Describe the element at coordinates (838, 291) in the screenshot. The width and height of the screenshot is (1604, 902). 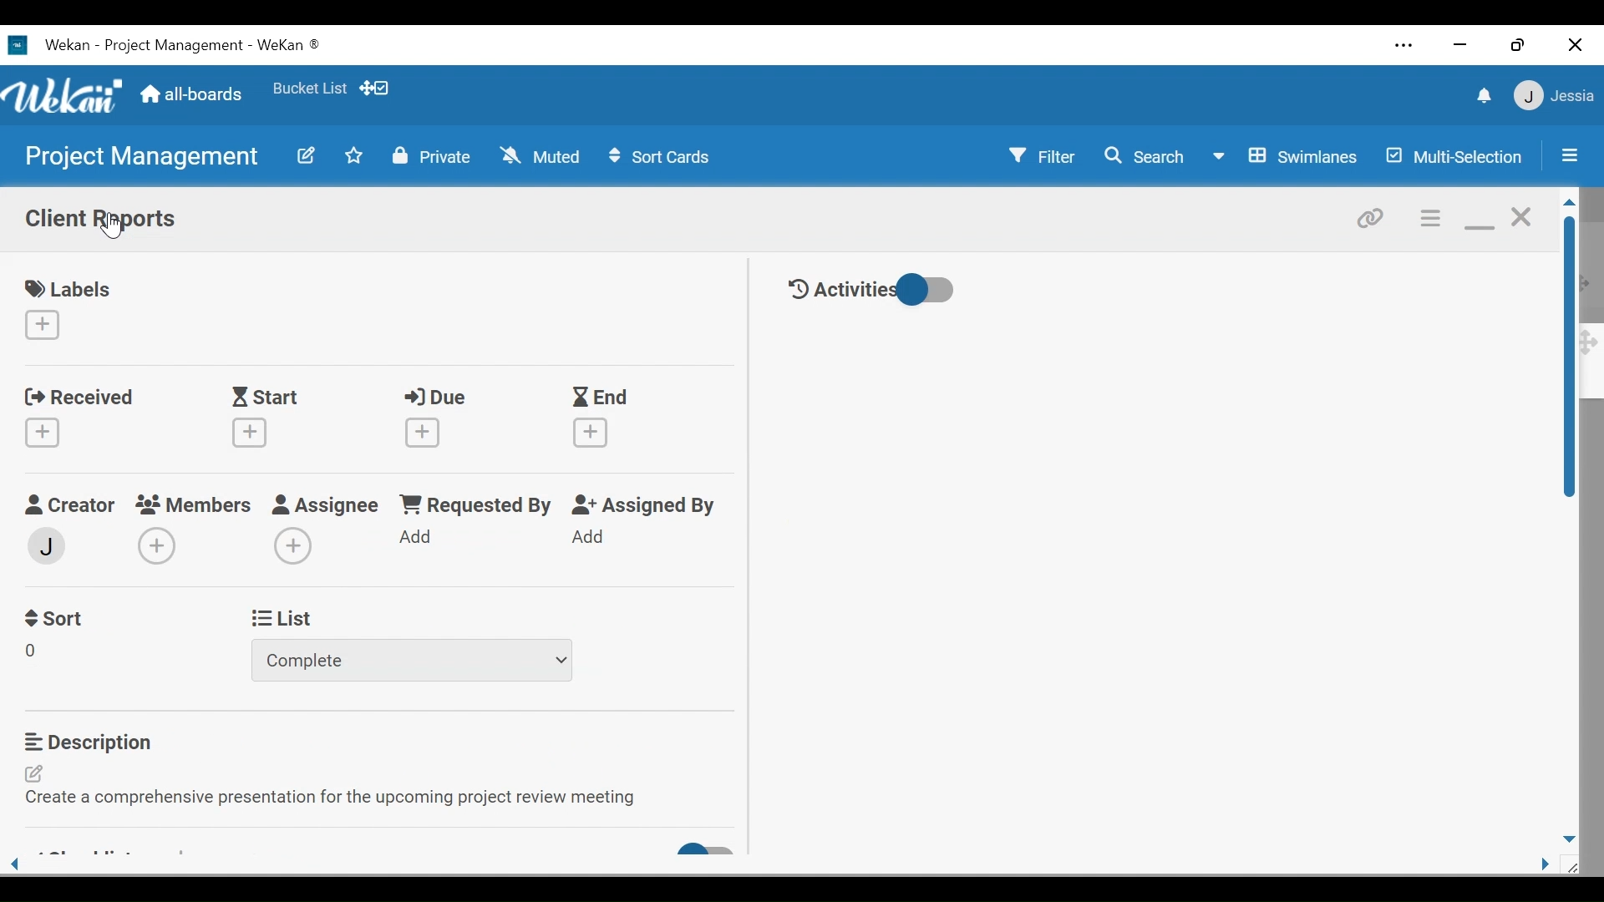
I see `Activities` at that location.